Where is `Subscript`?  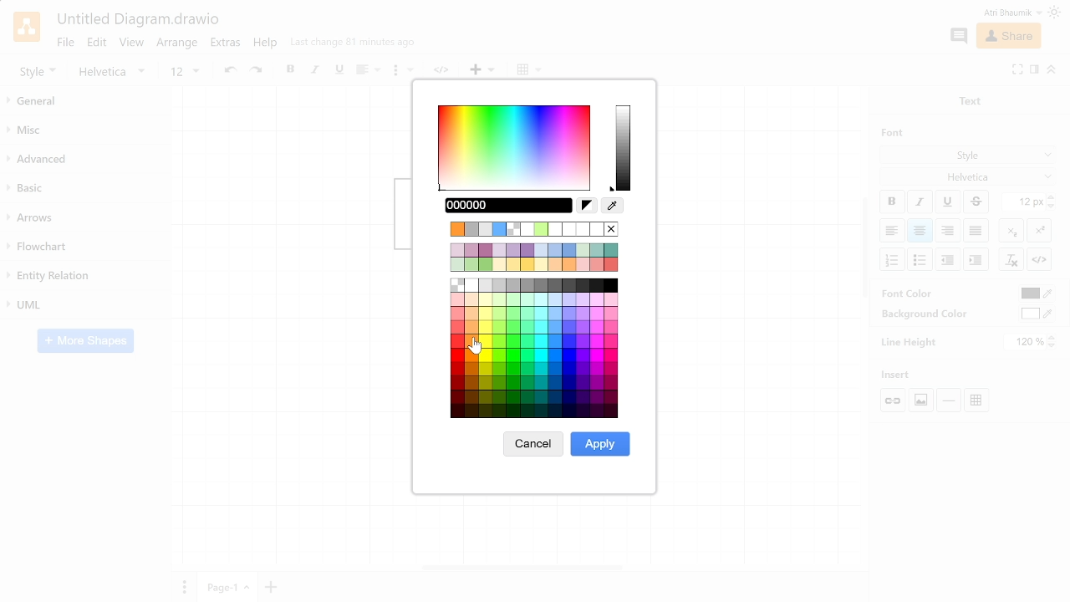
Subscript is located at coordinates (1011, 230).